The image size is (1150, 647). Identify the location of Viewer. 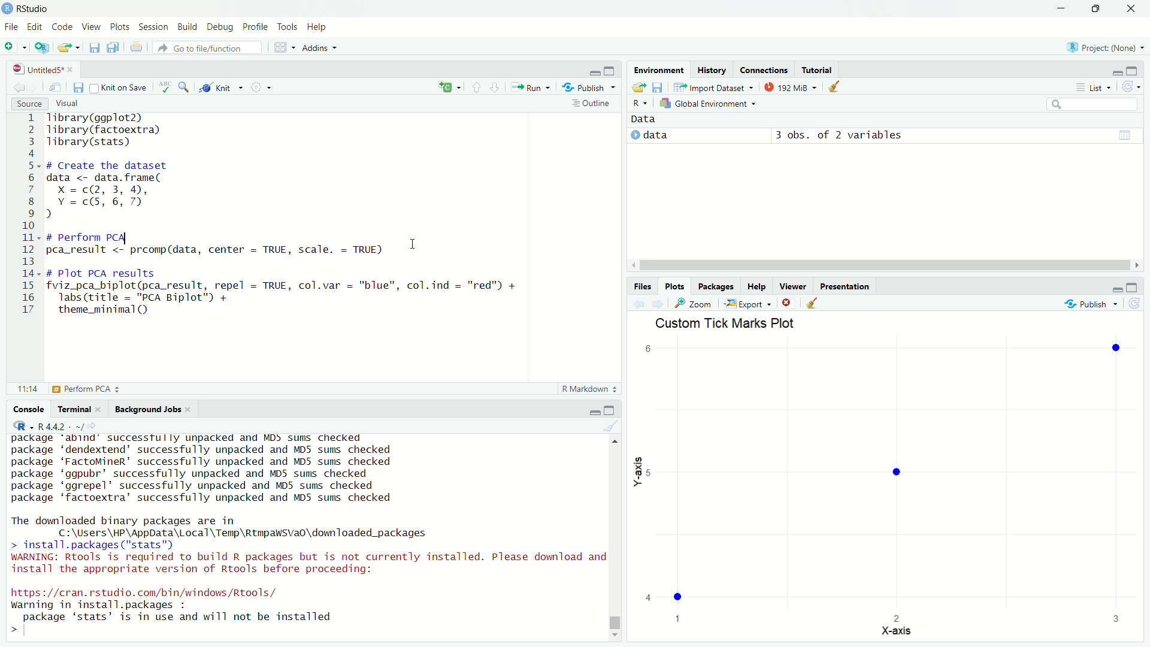
(794, 286).